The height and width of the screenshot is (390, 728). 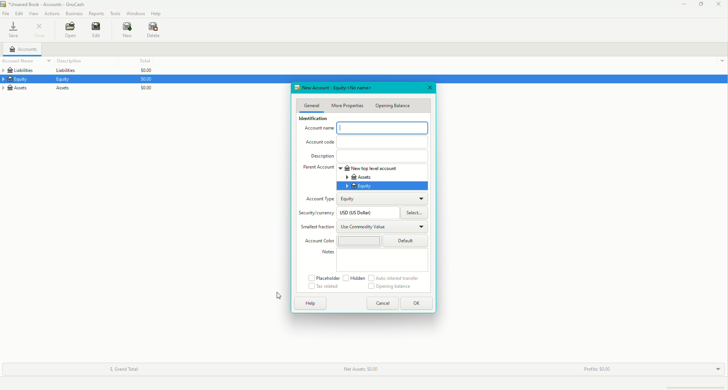 What do you see at coordinates (396, 278) in the screenshot?
I see `Auto interest transfer` at bounding box center [396, 278].